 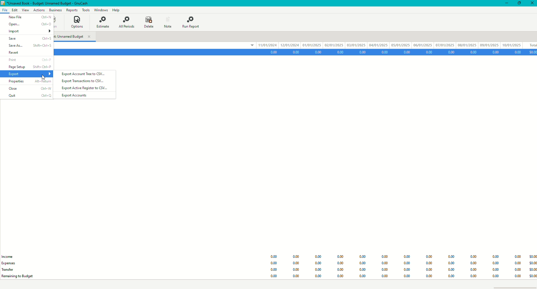 What do you see at coordinates (506, 3) in the screenshot?
I see `Minimize` at bounding box center [506, 3].